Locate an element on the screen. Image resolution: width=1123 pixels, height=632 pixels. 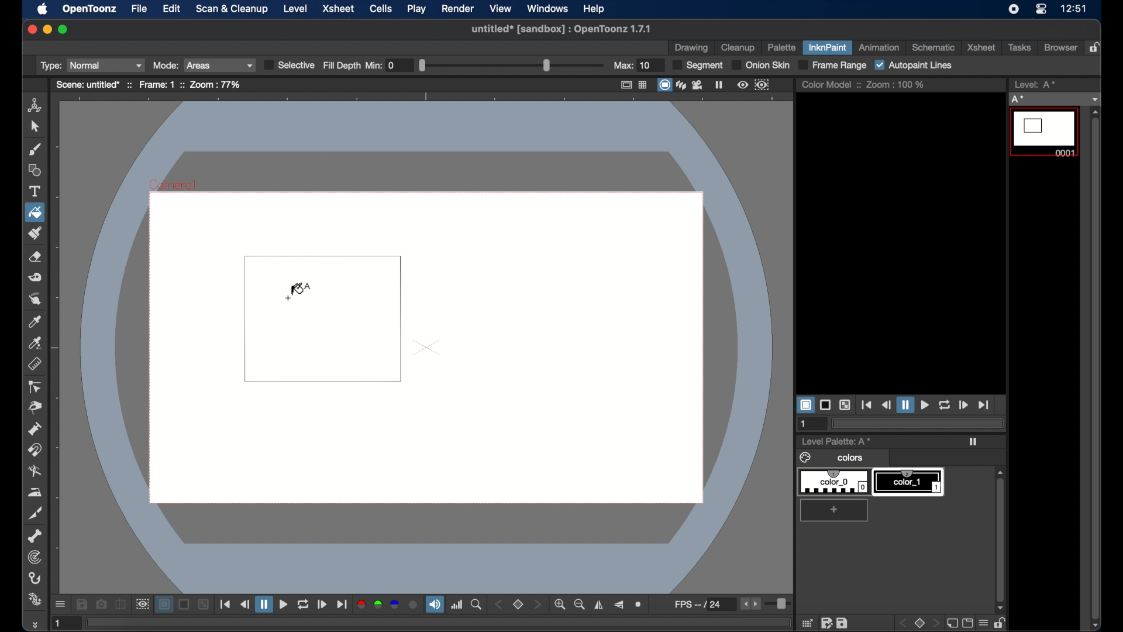
add color is located at coordinates (835, 510).